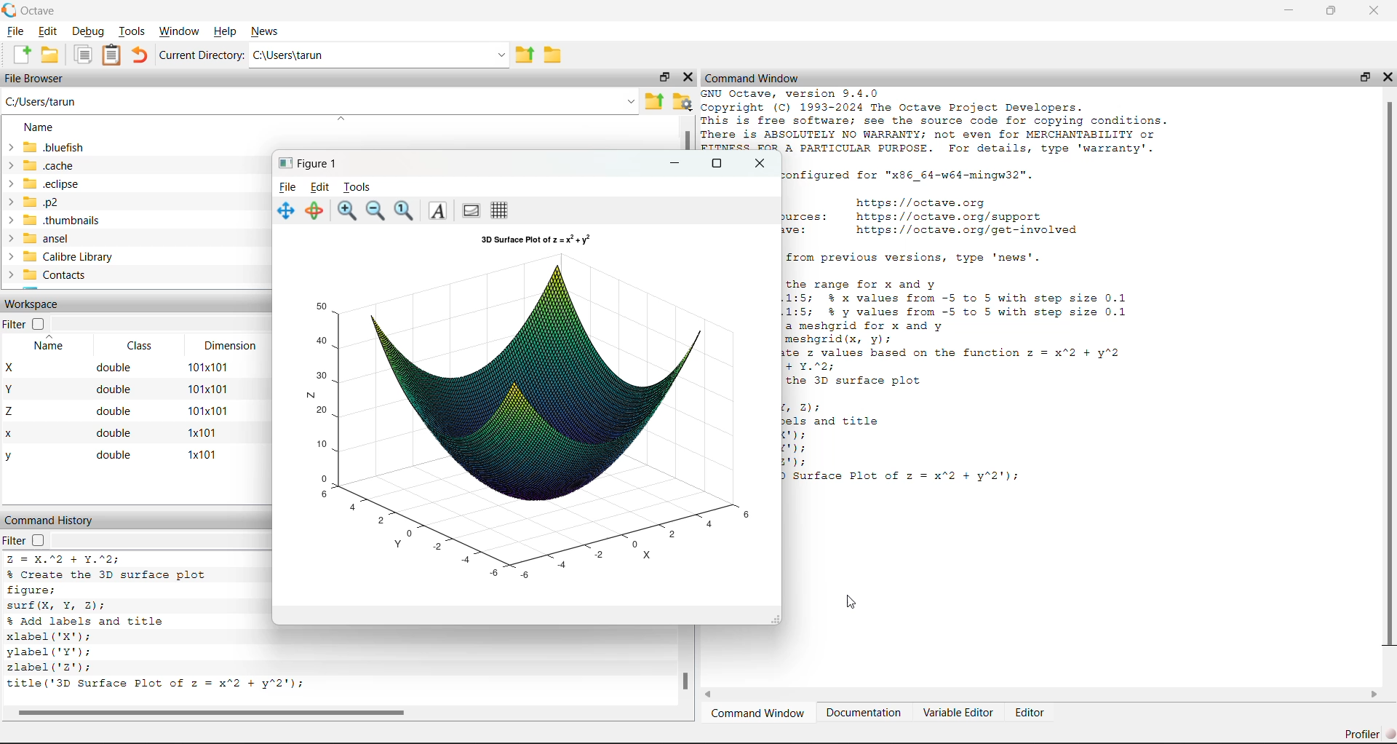 This screenshot has width=1397, height=744. I want to click on GNU Octave, version 9.4.0

copyright (C) 1993-2024 The Octave Project Developers.

This is free software; see the source code for copying conditions.
There is ABSOLUTELY NO WARRANTY; not even for MERCHANTABILITY or
FITNESS FOR A PARTICULAR PURPOSE. For details, type 'warranty'., so click(943, 119).